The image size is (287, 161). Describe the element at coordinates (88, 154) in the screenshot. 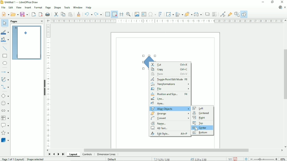

I see `Controls` at that location.